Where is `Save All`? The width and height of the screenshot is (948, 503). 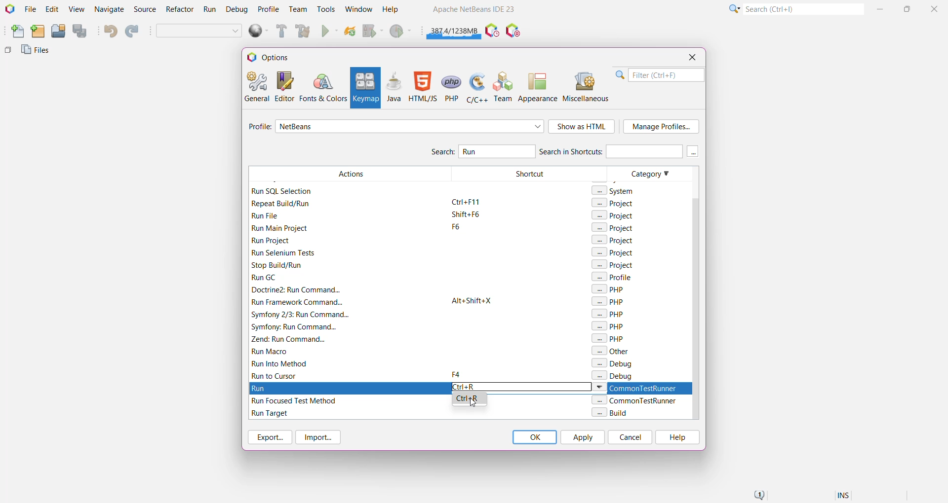 Save All is located at coordinates (80, 31).